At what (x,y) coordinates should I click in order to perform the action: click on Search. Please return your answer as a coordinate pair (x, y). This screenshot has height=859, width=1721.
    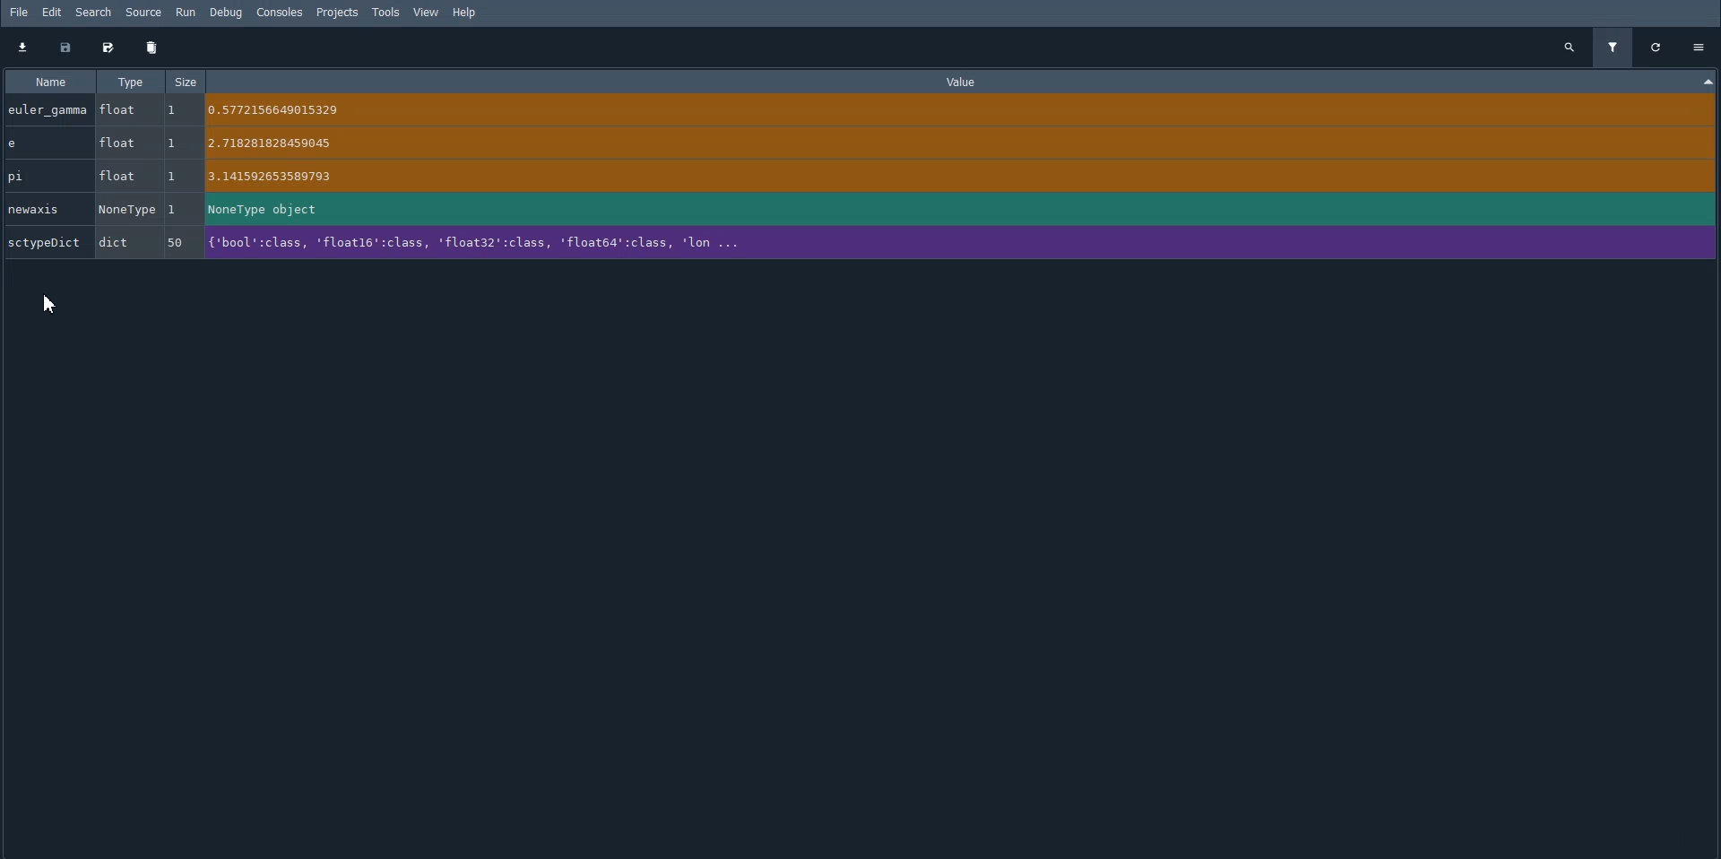
    Looking at the image, I should click on (94, 12).